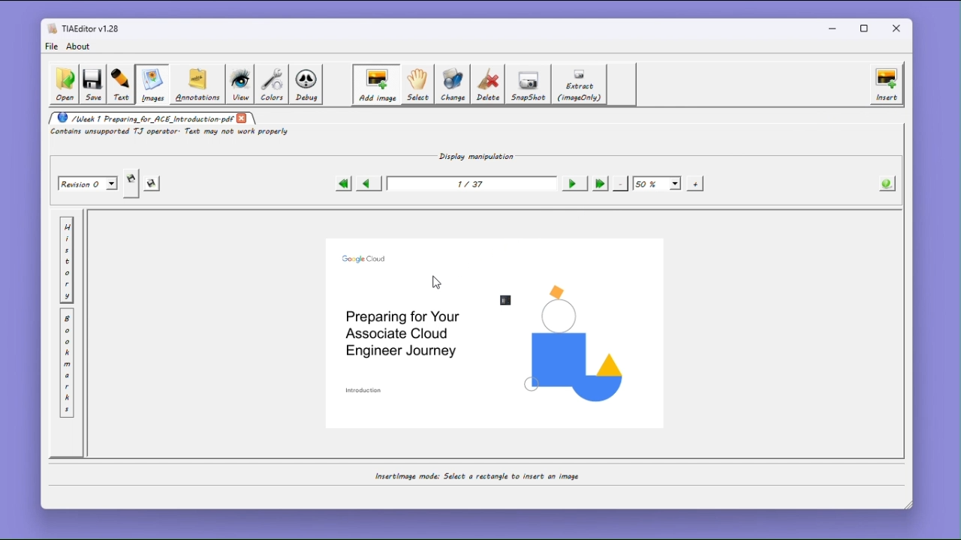  Describe the element at coordinates (243, 118) in the screenshot. I see `close` at that location.